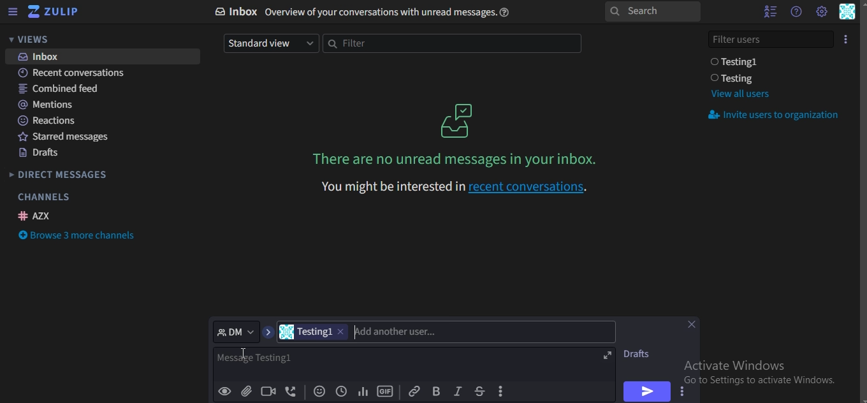  What do you see at coordinates (247, 392) in the screenshot?
I see `upload files` at bounding box center [247, 392].